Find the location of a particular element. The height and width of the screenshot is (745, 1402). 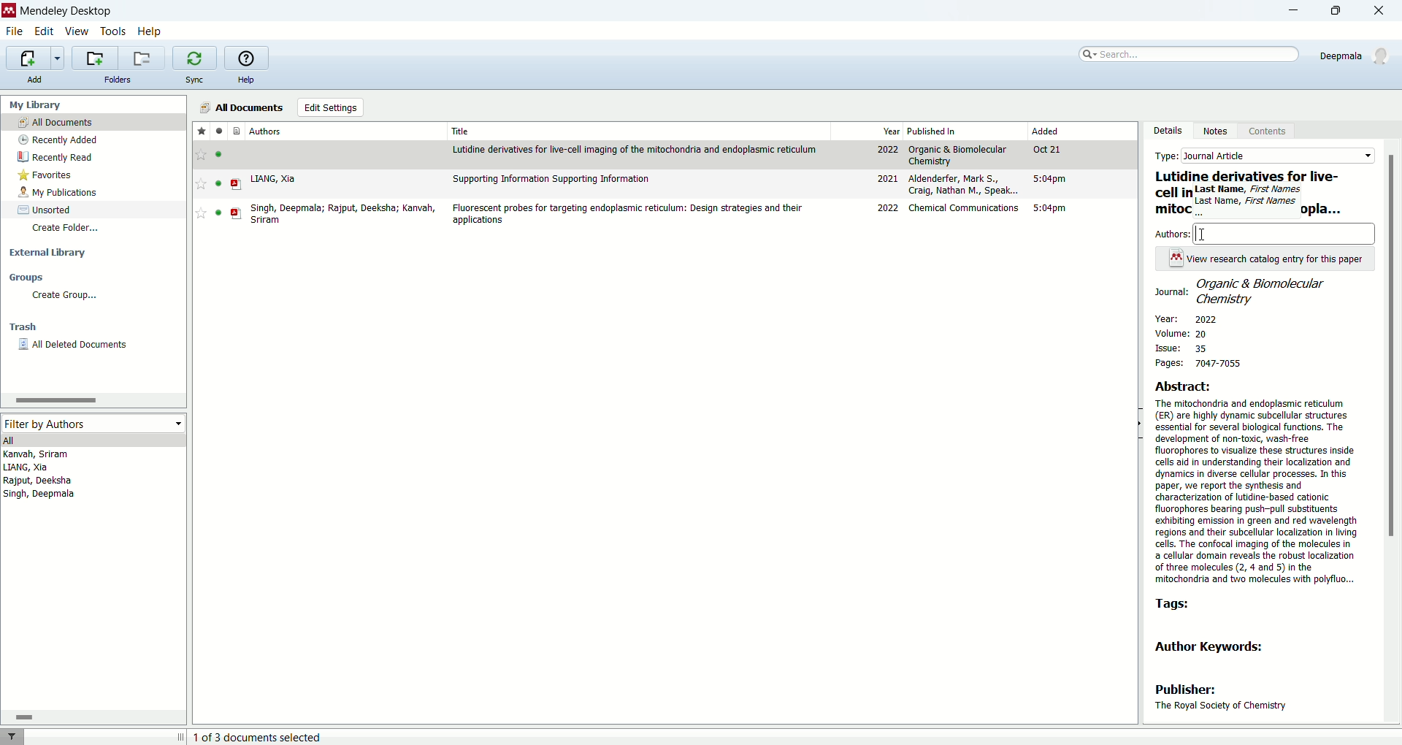

search is located at coordinates (1182, 56).